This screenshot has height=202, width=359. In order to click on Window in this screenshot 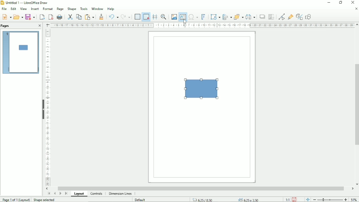, I will do `click(97, 9)`.